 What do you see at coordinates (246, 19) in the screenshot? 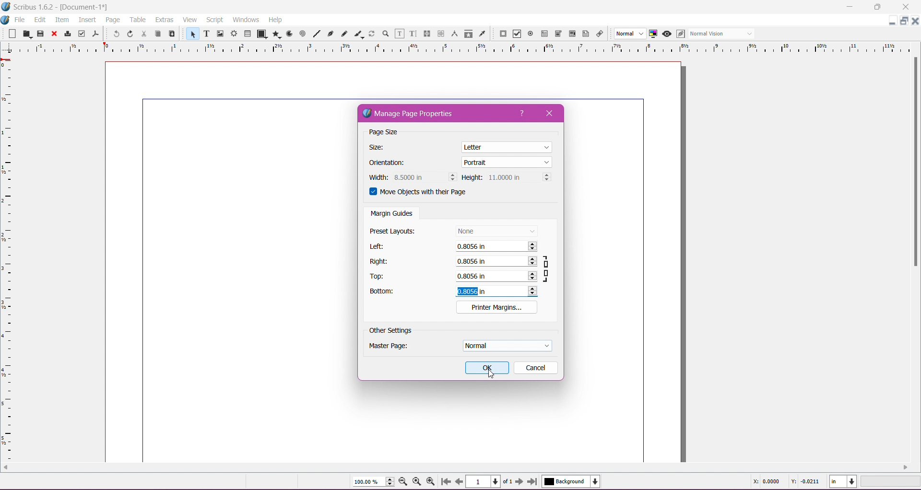
I see `Windows` at bounding box center [246, 19].